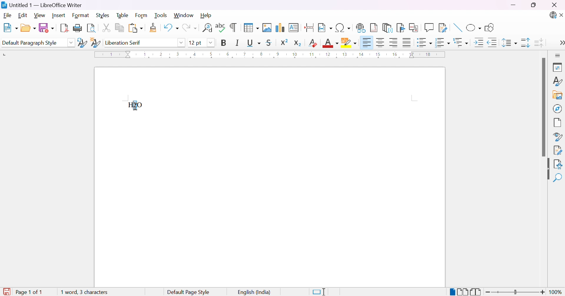  Describe the element at coordinates (284, 42) in the screenshot. I see `Superscript` at that location.